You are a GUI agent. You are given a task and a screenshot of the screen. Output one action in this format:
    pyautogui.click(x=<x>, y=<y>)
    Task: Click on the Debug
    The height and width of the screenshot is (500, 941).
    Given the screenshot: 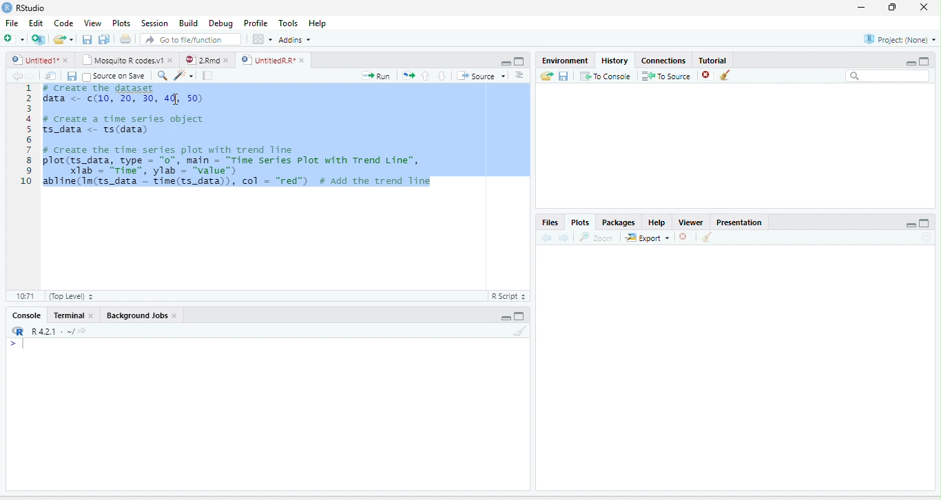 What is the action you would take?
    pyautogui.click(x=220, y=23)
    